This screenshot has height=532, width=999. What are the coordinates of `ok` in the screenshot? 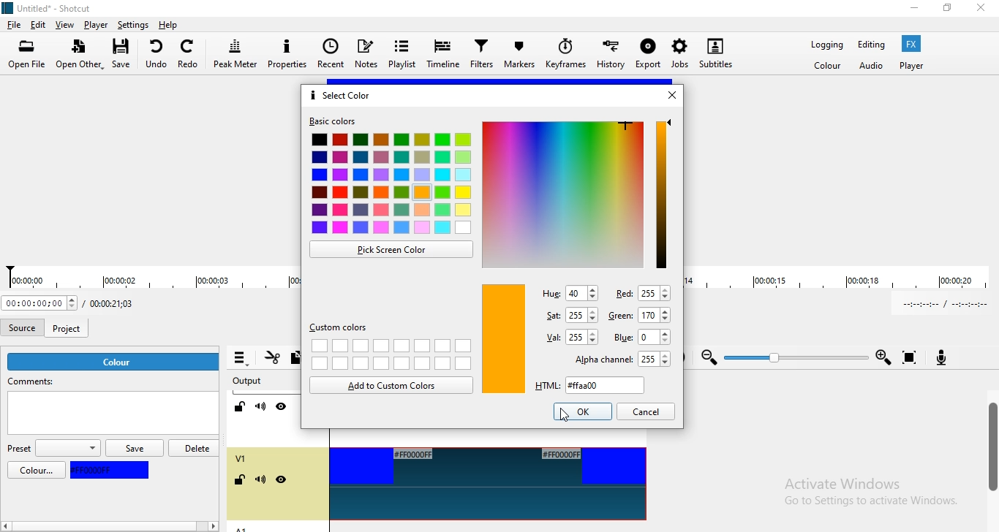 It's located at (582, 411).